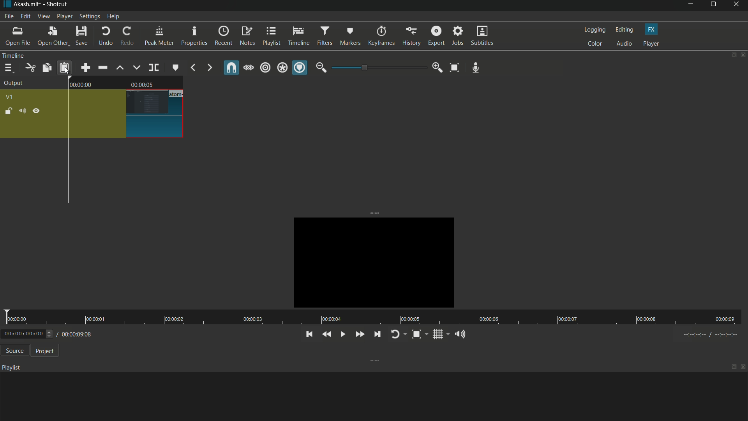 This screenshot has height=421, width=748. Describe the element at coordinates (266, 68) in the screenshot. I see `ripple` at that location.